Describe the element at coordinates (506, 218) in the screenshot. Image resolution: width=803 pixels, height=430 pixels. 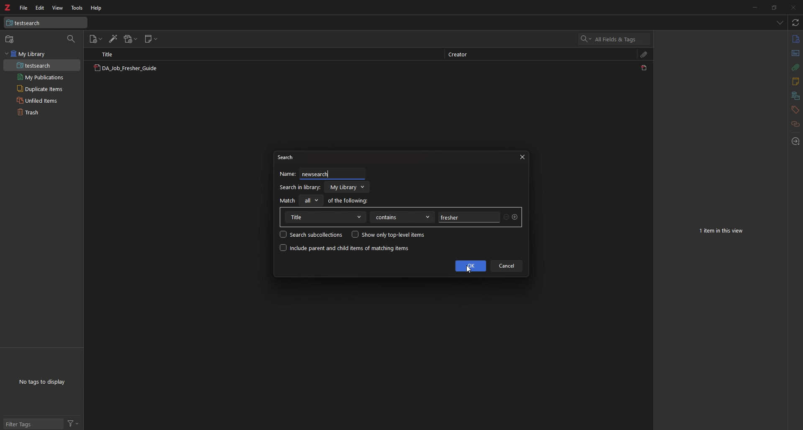
I see `remove keyword` at that location.